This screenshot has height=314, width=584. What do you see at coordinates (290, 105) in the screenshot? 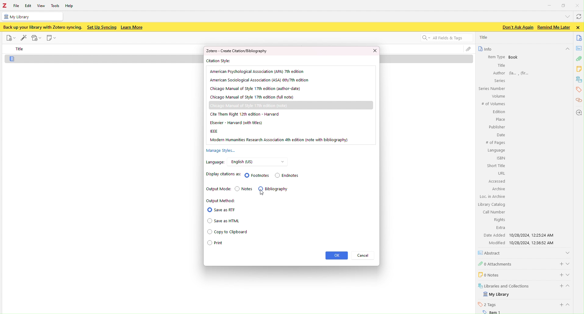
I see `citation style options` at bounding box center [290, 105].